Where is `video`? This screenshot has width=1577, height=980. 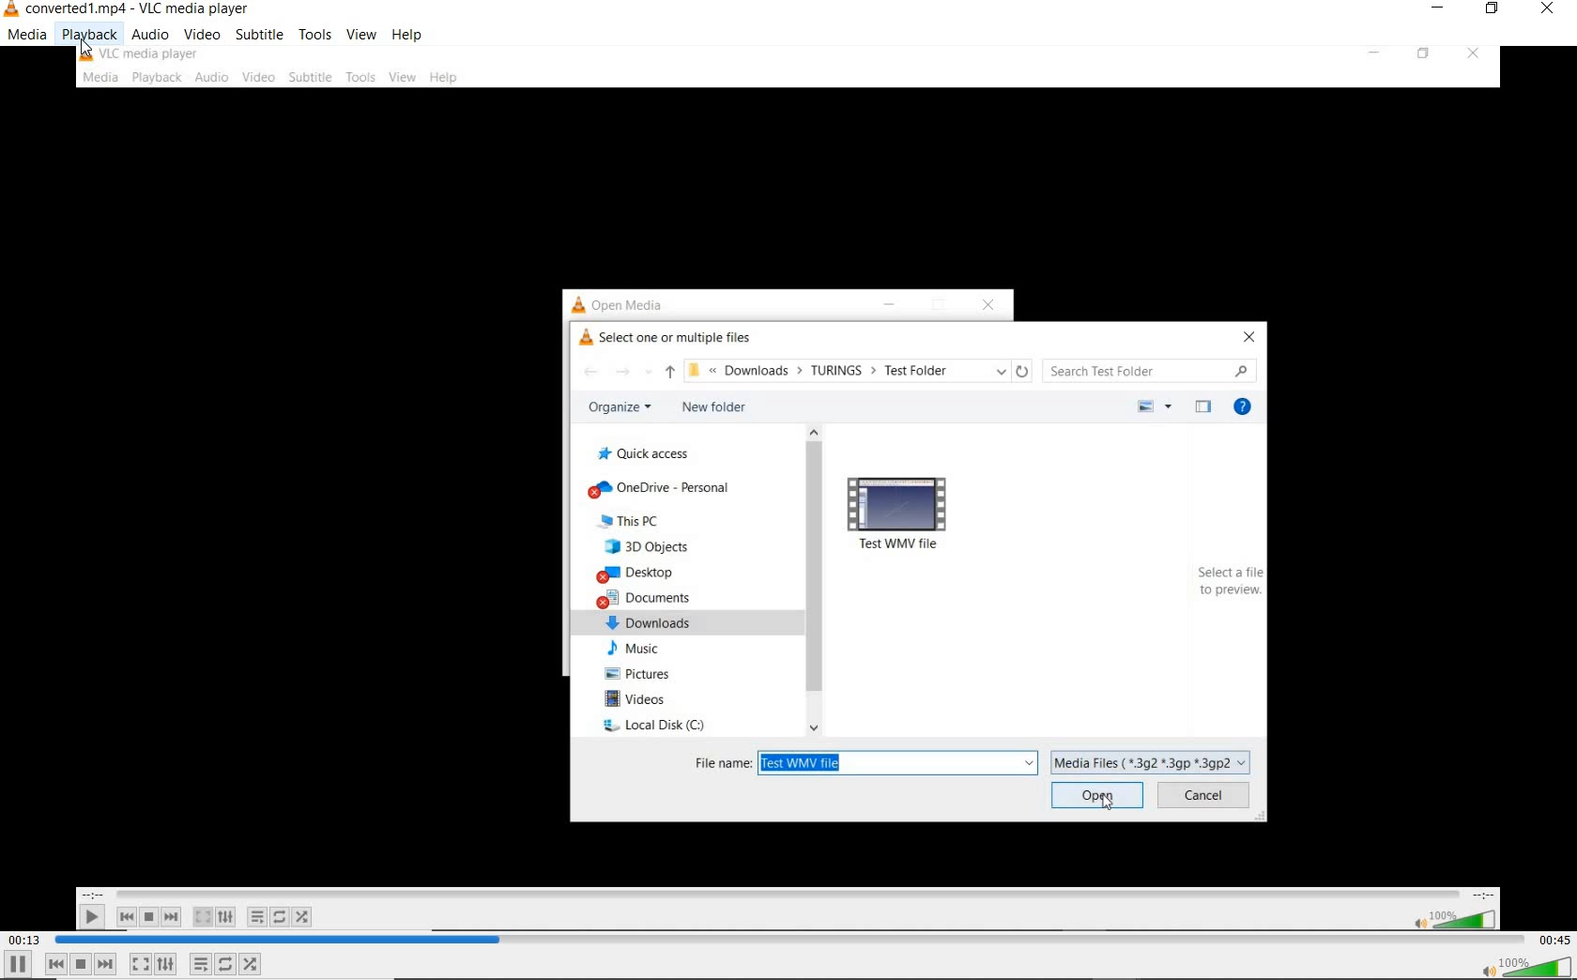 video is located at coordinates (201, 35).